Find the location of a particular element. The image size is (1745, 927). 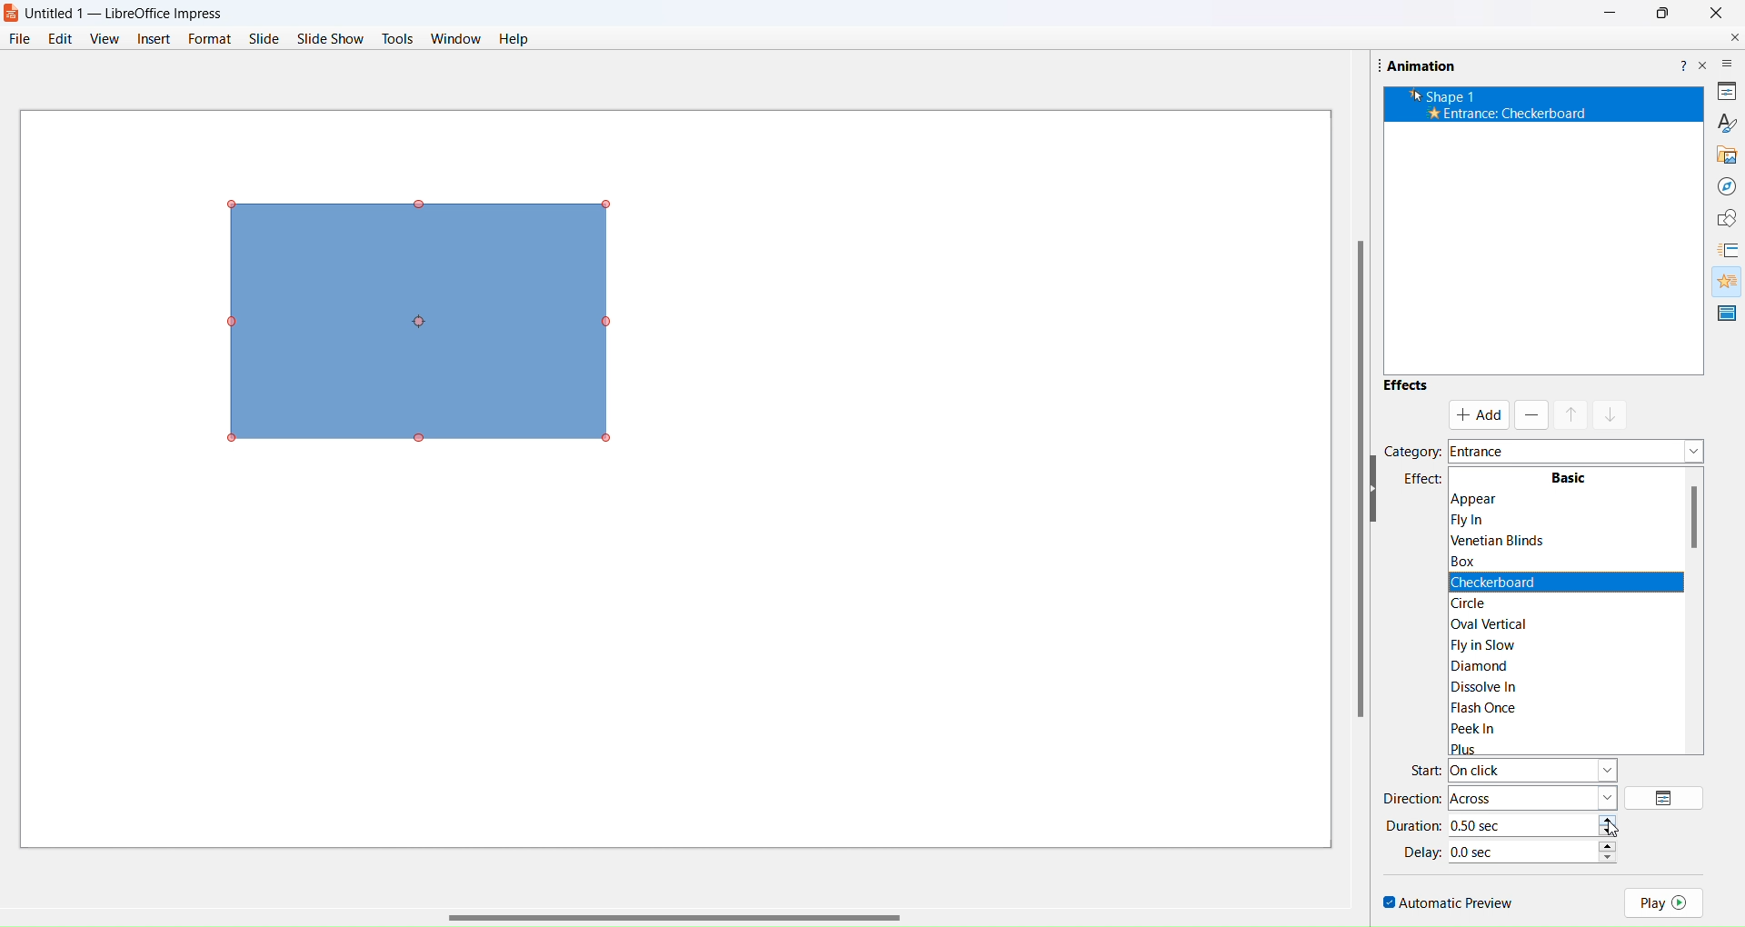

close pane is located at coordinates (1704, 71).